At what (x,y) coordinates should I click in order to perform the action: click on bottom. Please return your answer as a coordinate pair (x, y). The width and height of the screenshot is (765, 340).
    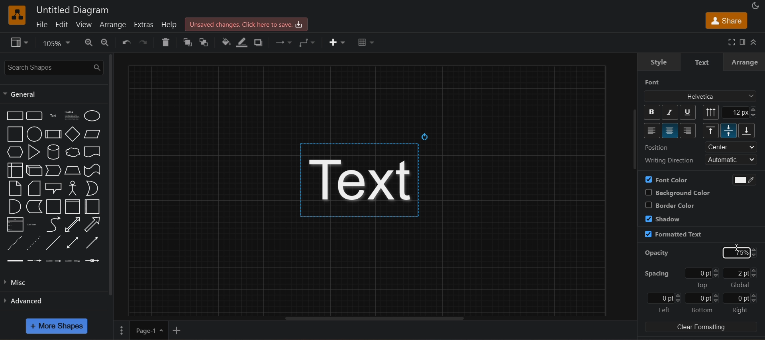
    Looking at the image, I should click on (702, 310).